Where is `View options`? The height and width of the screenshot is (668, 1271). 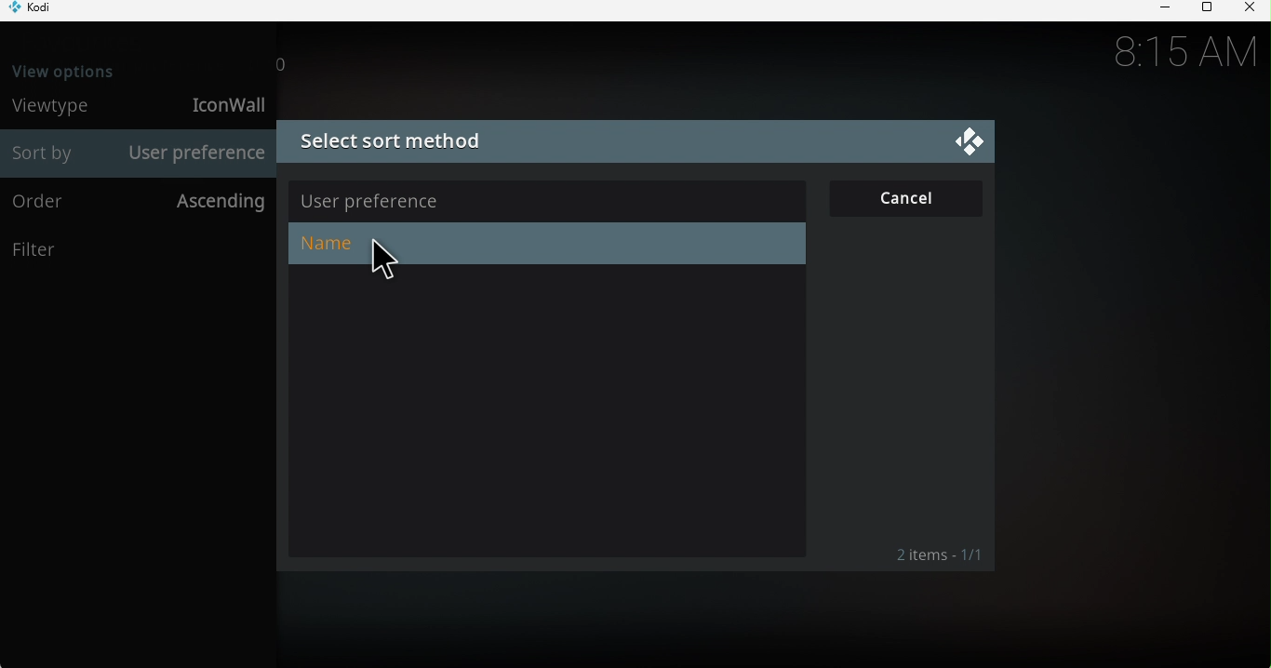 View options is located at coordinates (86, 68).